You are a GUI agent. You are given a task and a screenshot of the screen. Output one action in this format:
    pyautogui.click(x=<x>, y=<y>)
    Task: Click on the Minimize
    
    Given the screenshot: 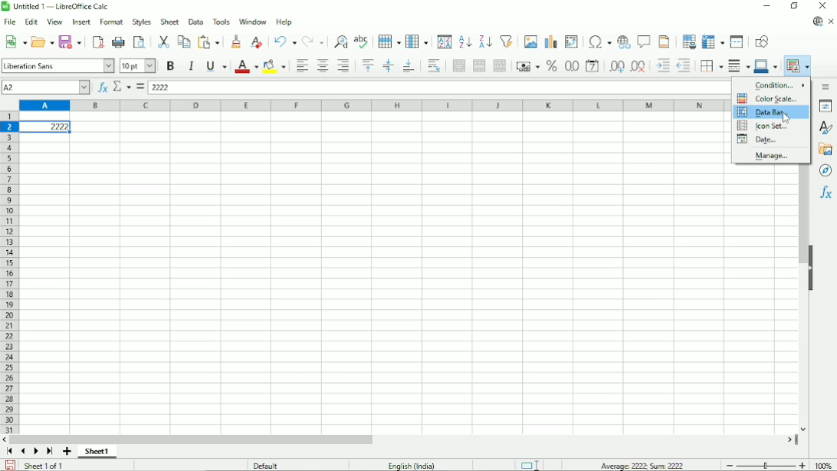 What is the action you would take?
    pyautogui.click(x=766, y=5)
    